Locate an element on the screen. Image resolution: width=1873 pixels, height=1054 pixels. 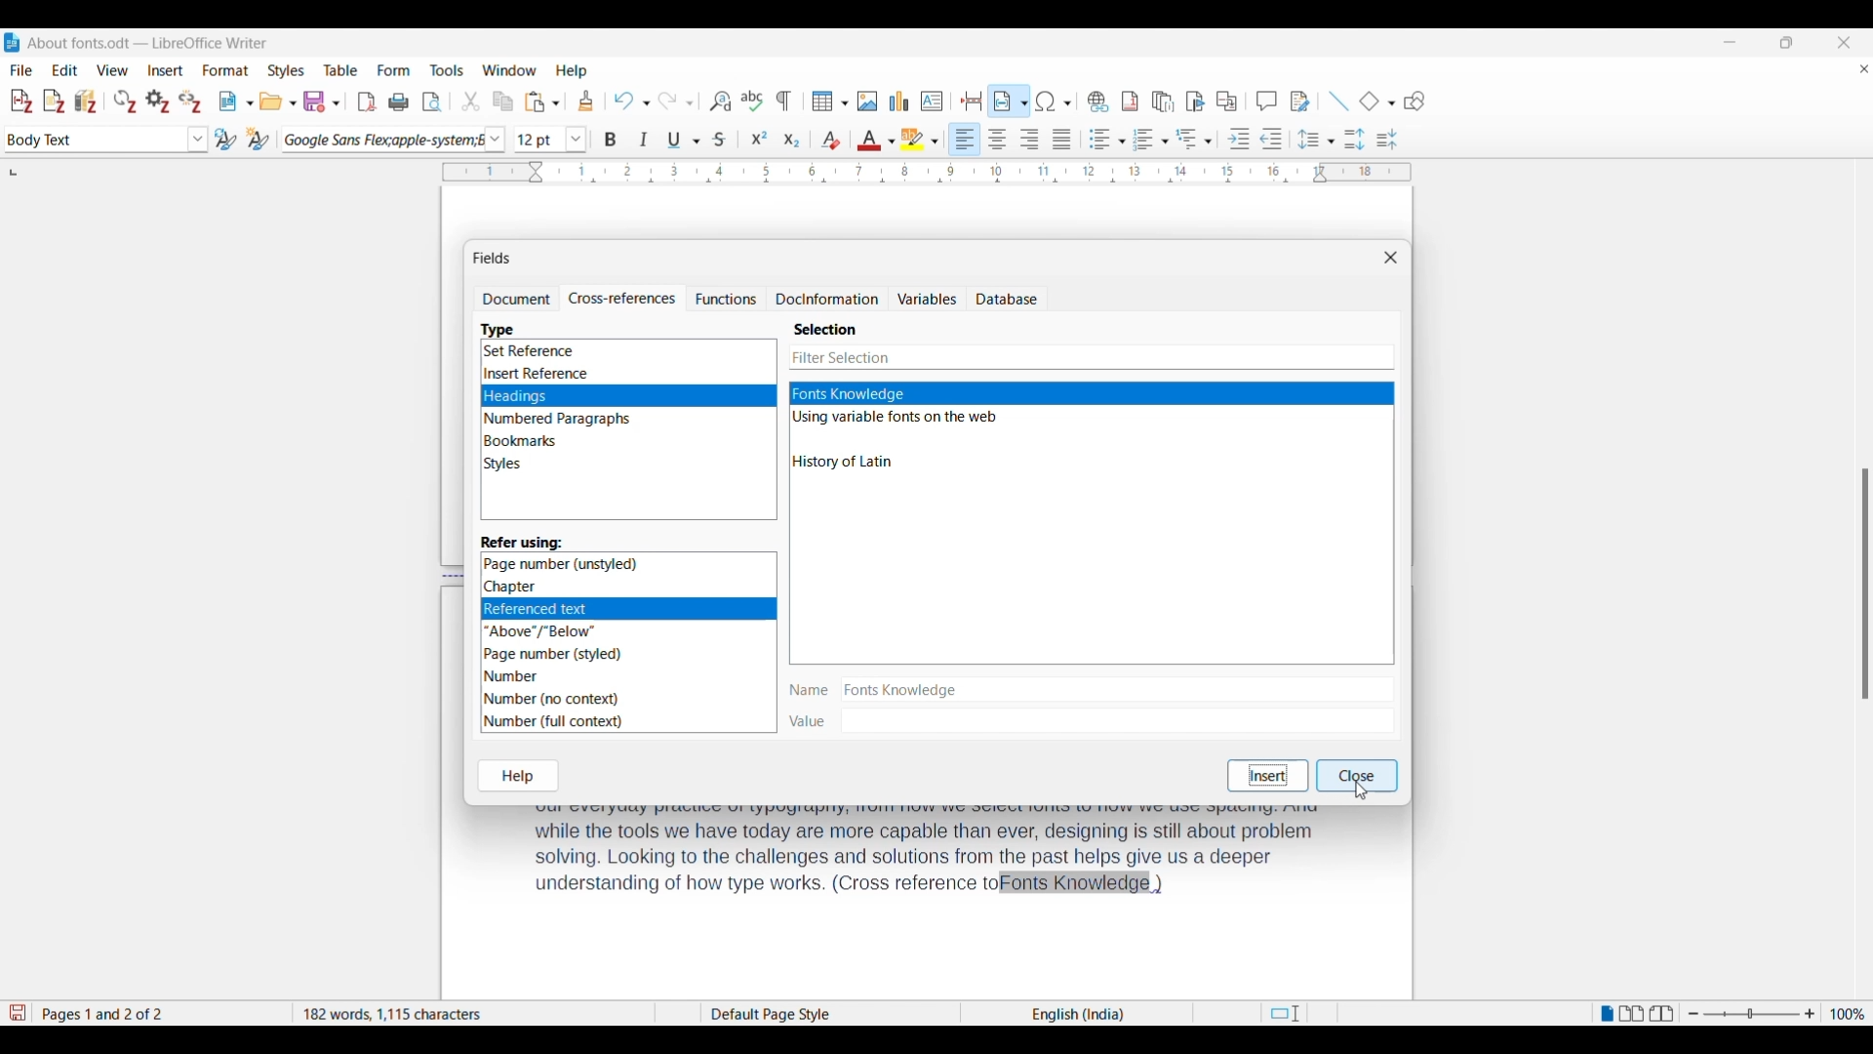
Set document preferences is located at coordinates (158, 101).